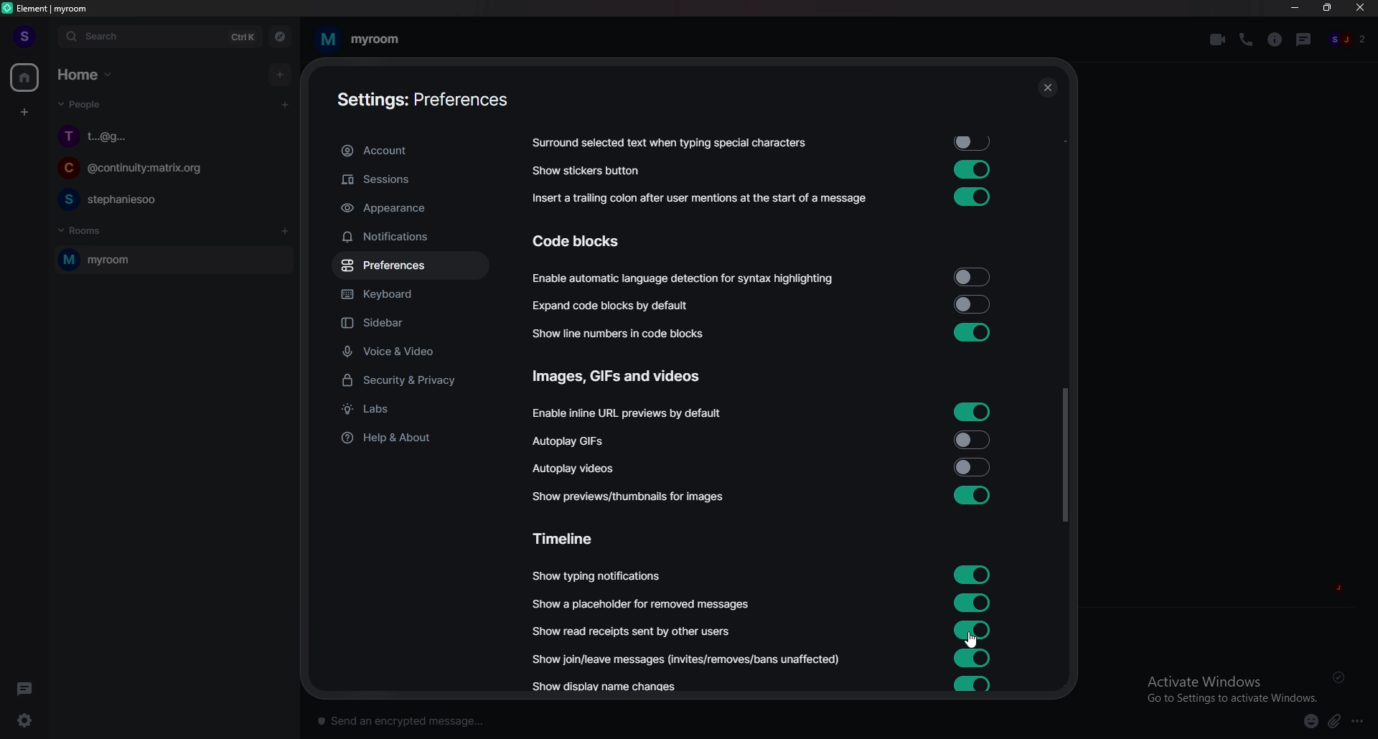 The image size is (1378, 739). What do you see at coordinates (690, 658) in the screenshot?
I see `show join/leave messages` at bounding box center [690, 658].